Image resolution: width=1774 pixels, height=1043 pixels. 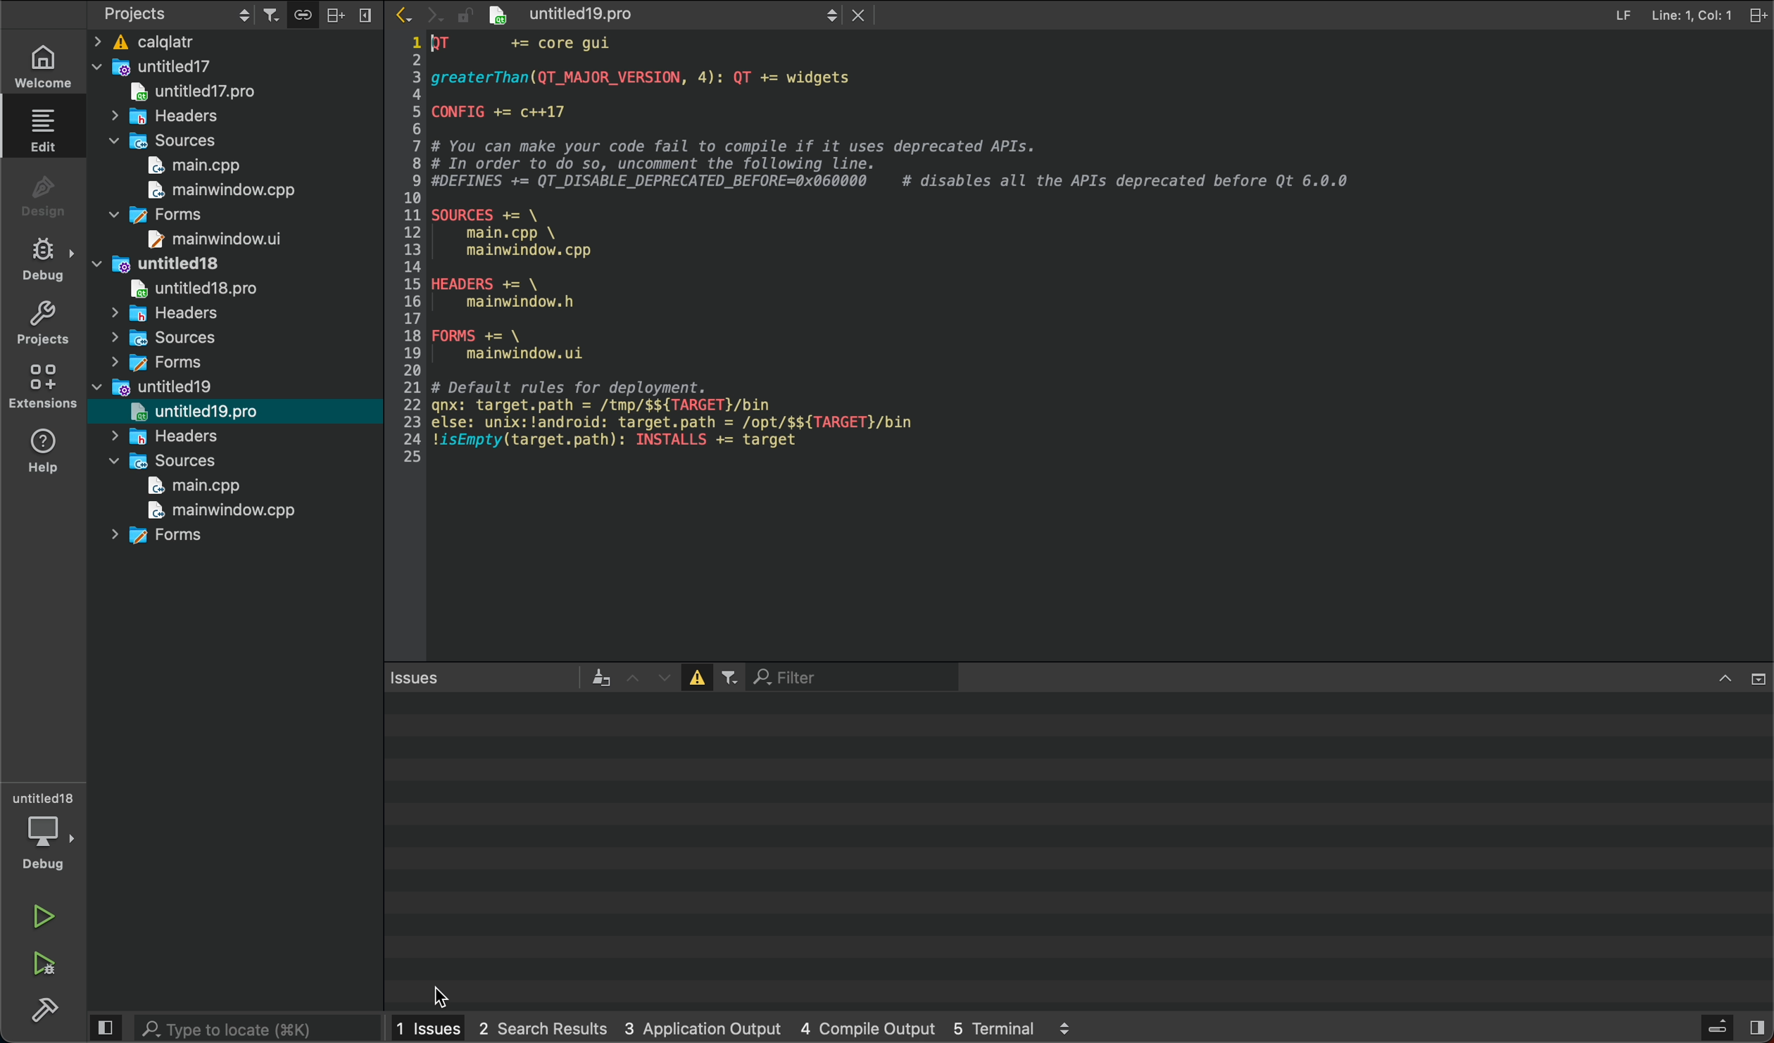 What do you see at coordinates (1013, 1026) in the screenshot?
I see `5 terminal` at bounding box center [1013, 1026].